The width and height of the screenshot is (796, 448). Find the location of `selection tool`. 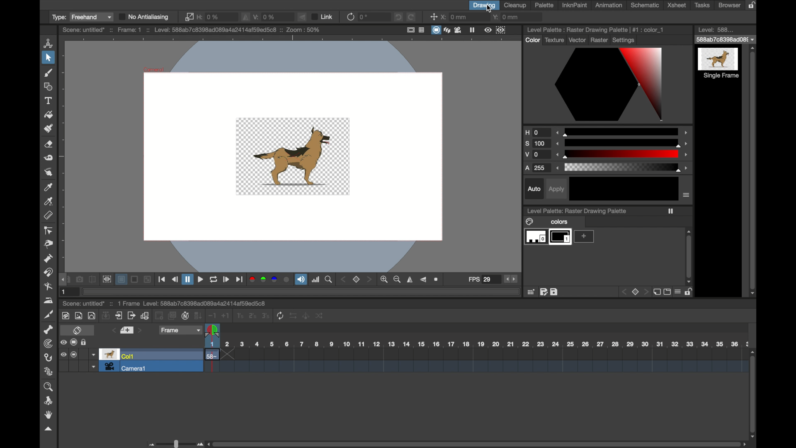

selection tool is located at coordinates (48, 58).